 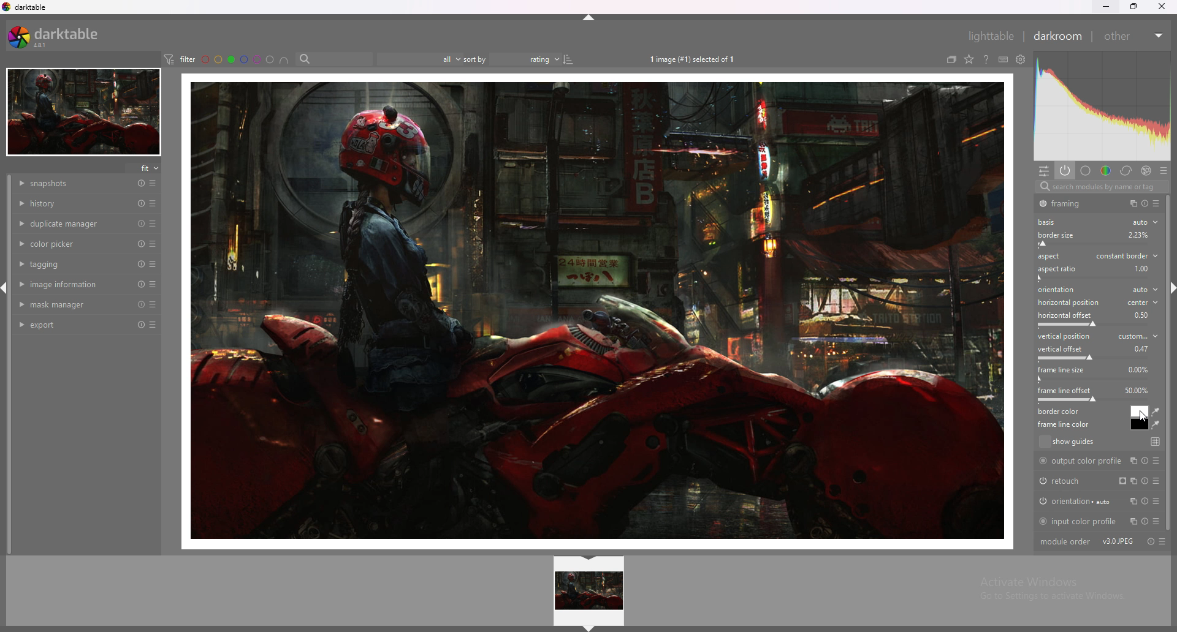 I want to click on reset, so click(x=141, y=224).